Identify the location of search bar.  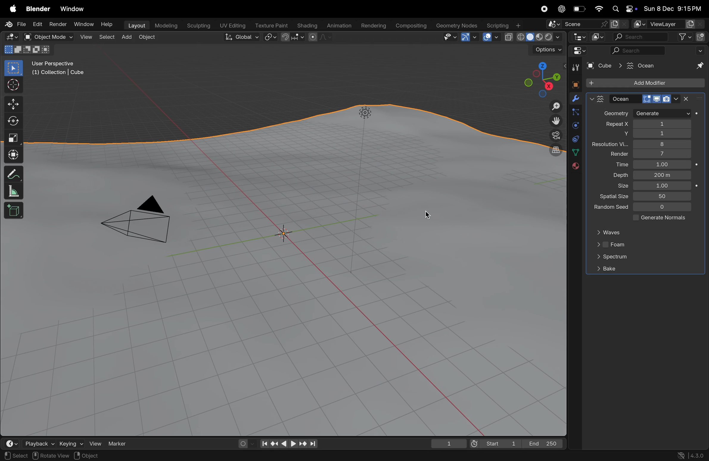
(640, 38).